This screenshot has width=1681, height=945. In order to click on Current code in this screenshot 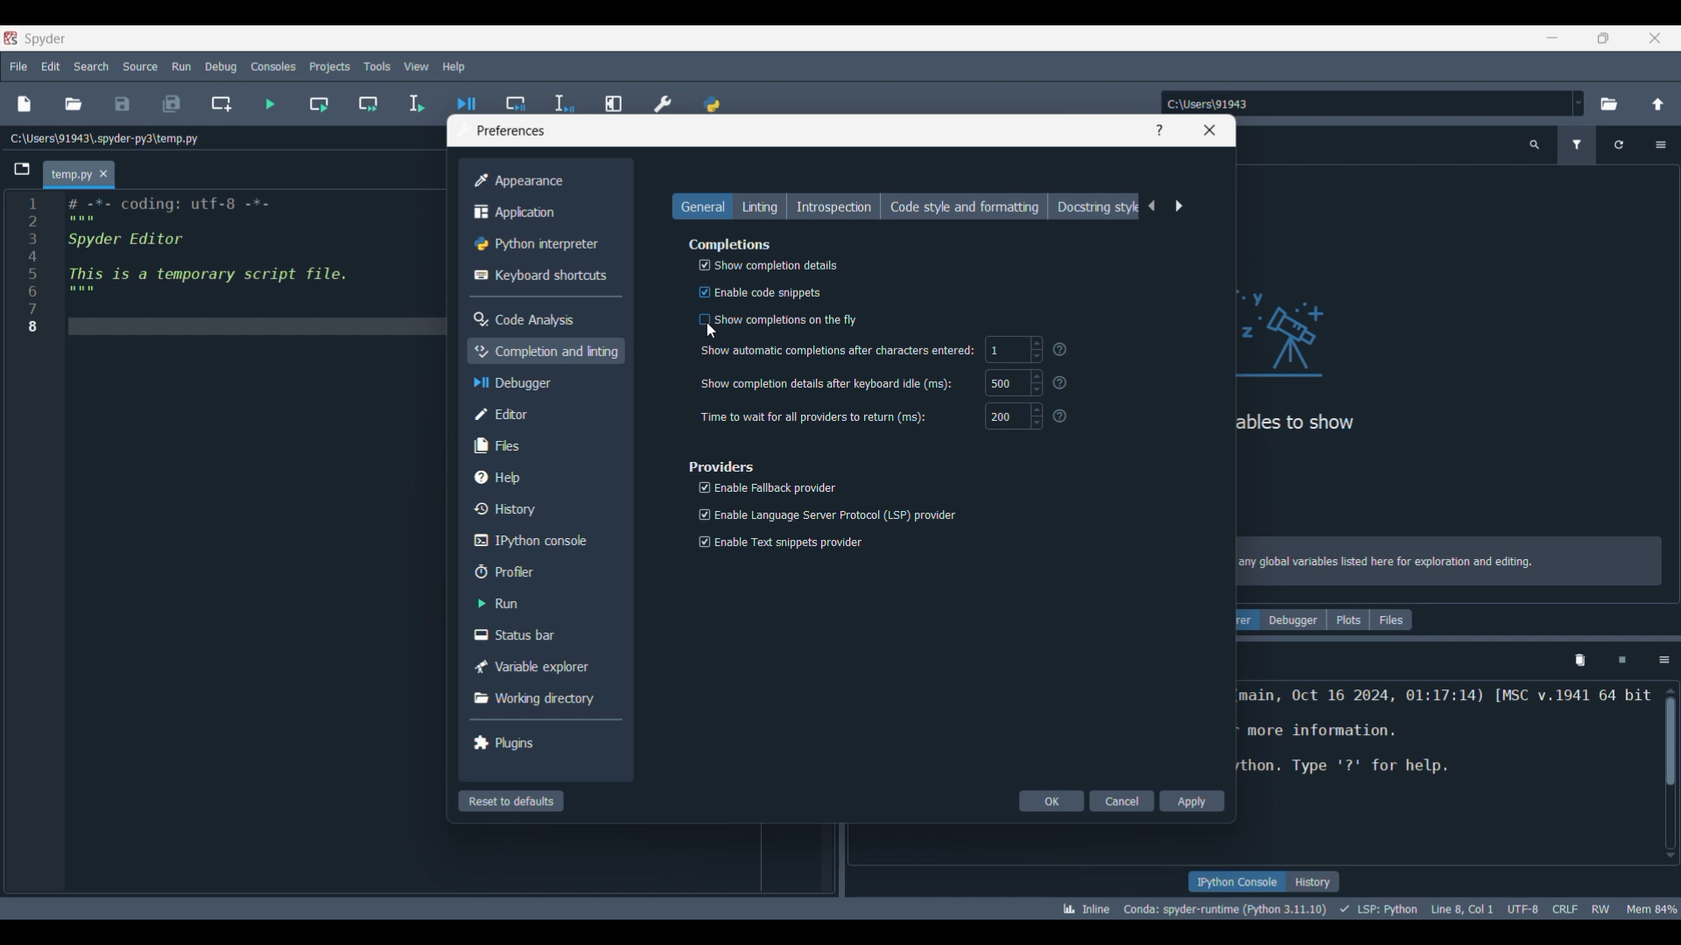, I will do `click(234, 263)`.